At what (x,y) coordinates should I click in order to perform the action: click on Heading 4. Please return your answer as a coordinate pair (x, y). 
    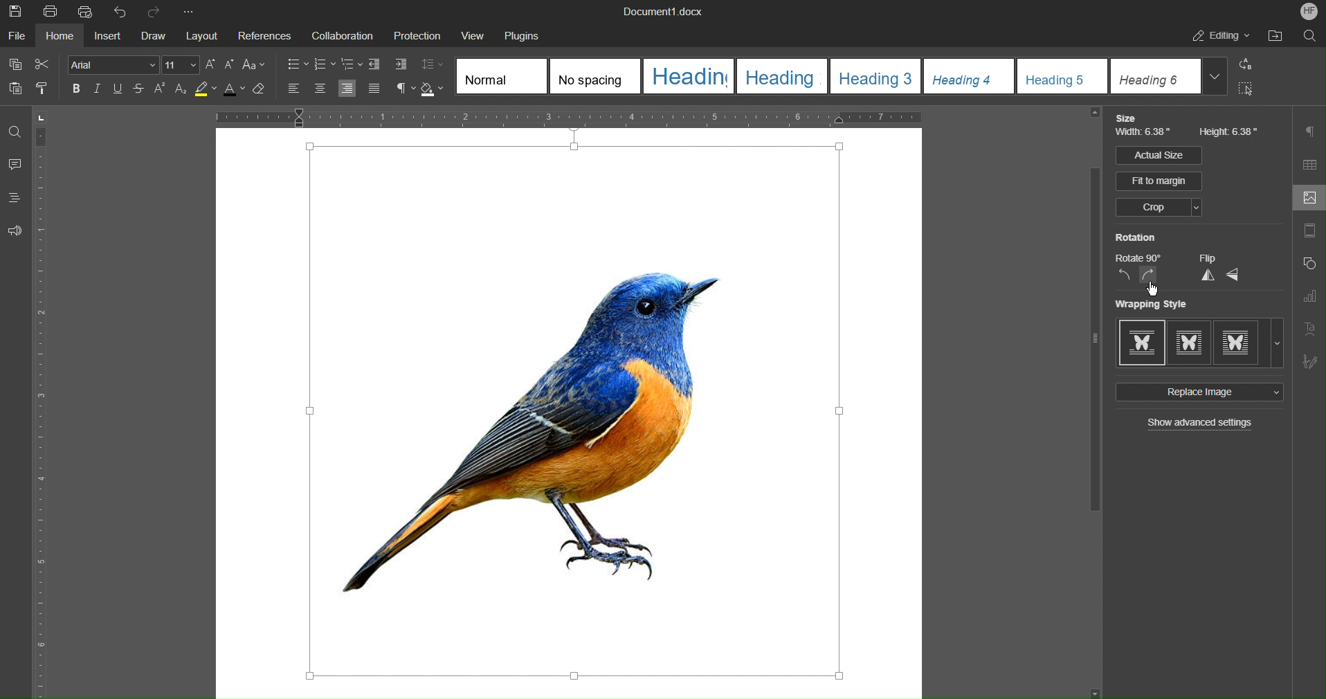
    Looking at the image, I should click on (970, 75).